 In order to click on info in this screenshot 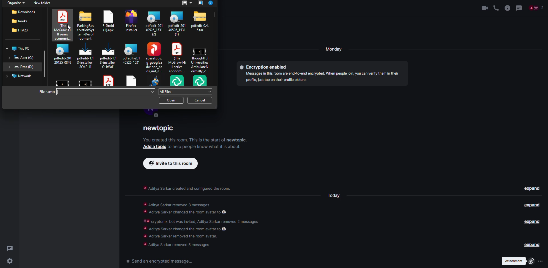, I will do `click(507, 8)`.